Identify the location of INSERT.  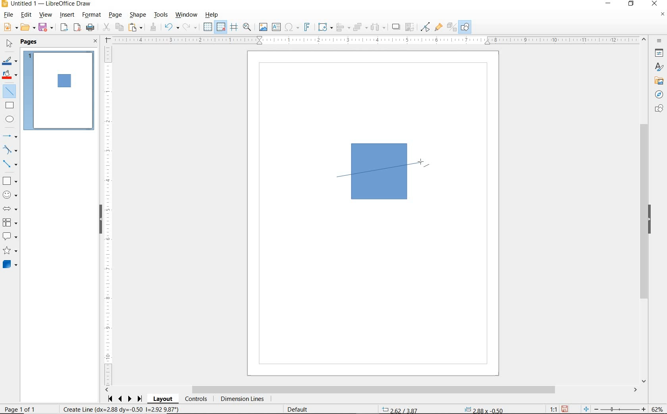
(67, 15).